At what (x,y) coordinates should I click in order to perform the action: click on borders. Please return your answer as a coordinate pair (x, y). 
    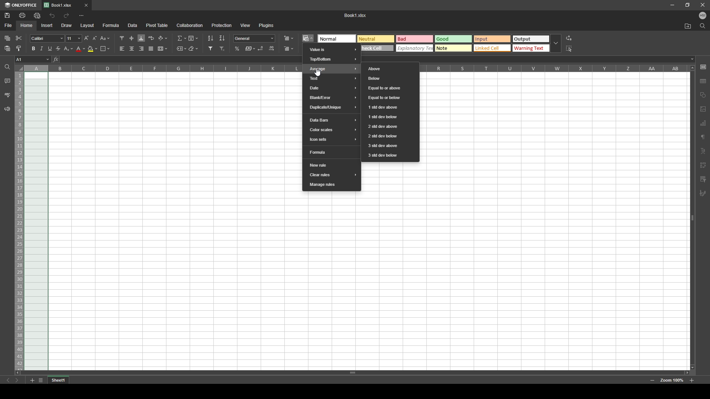
    Looking at the image, I should click on (105, 48).